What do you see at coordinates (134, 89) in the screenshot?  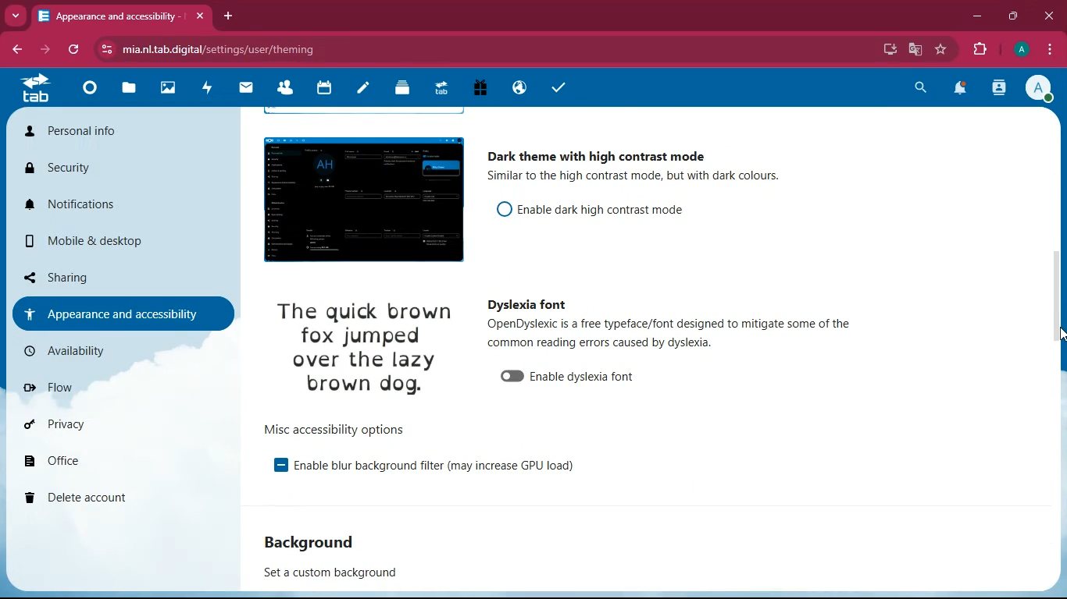 I see `files` at bounding box center [134, 89].